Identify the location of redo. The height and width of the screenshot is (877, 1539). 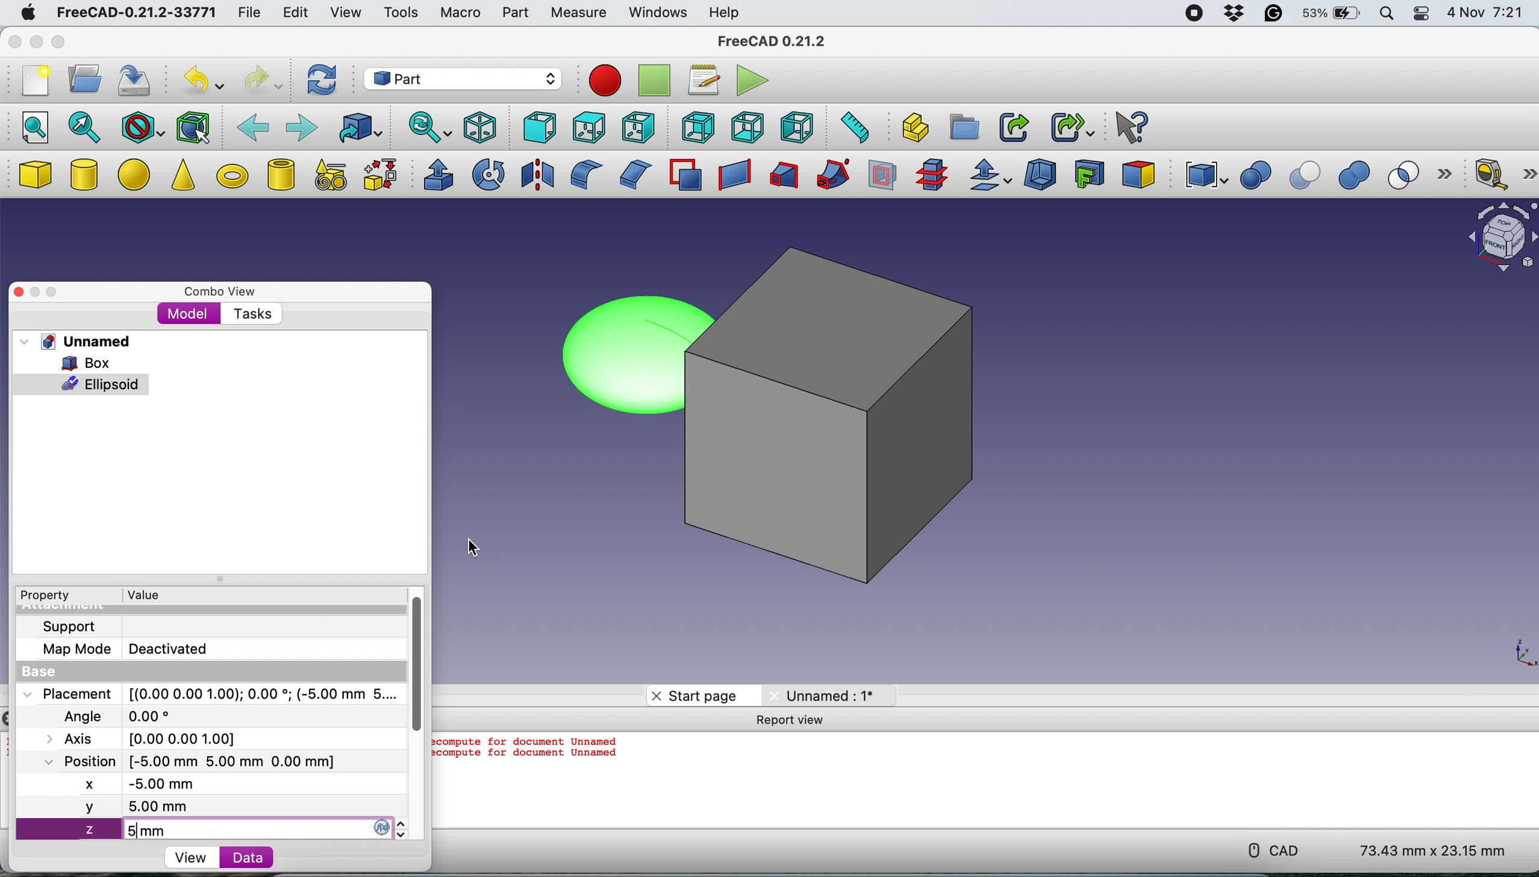
(263, 80).